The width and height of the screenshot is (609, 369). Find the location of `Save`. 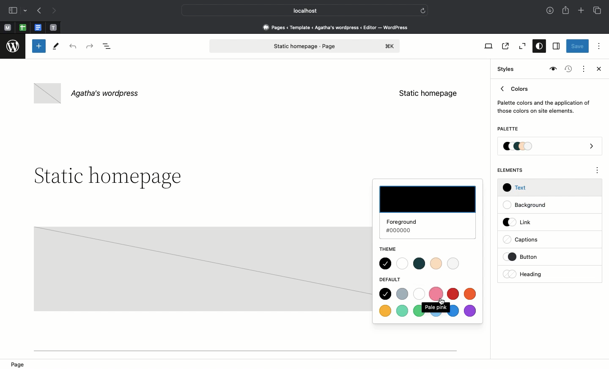

Save is located at coordinates (578, 47).